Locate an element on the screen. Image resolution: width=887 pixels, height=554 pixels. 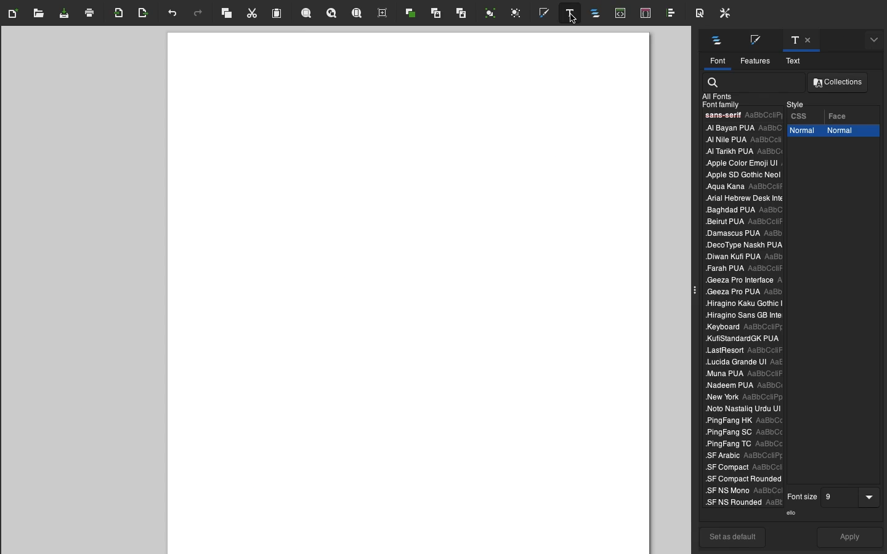
Style is located at coordinates (796, 103).